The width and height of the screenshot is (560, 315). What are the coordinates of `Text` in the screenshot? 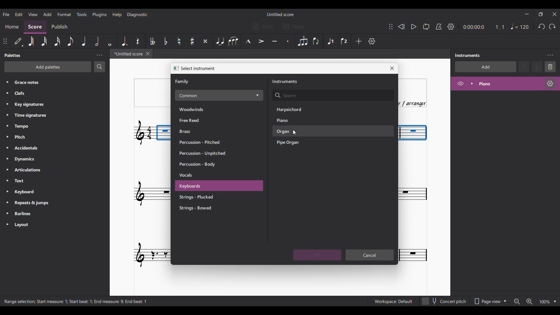 It's located at (31, 181).